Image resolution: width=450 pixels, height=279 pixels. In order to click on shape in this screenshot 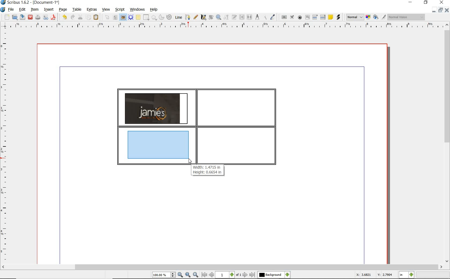, I will do `click(146, 18)`.